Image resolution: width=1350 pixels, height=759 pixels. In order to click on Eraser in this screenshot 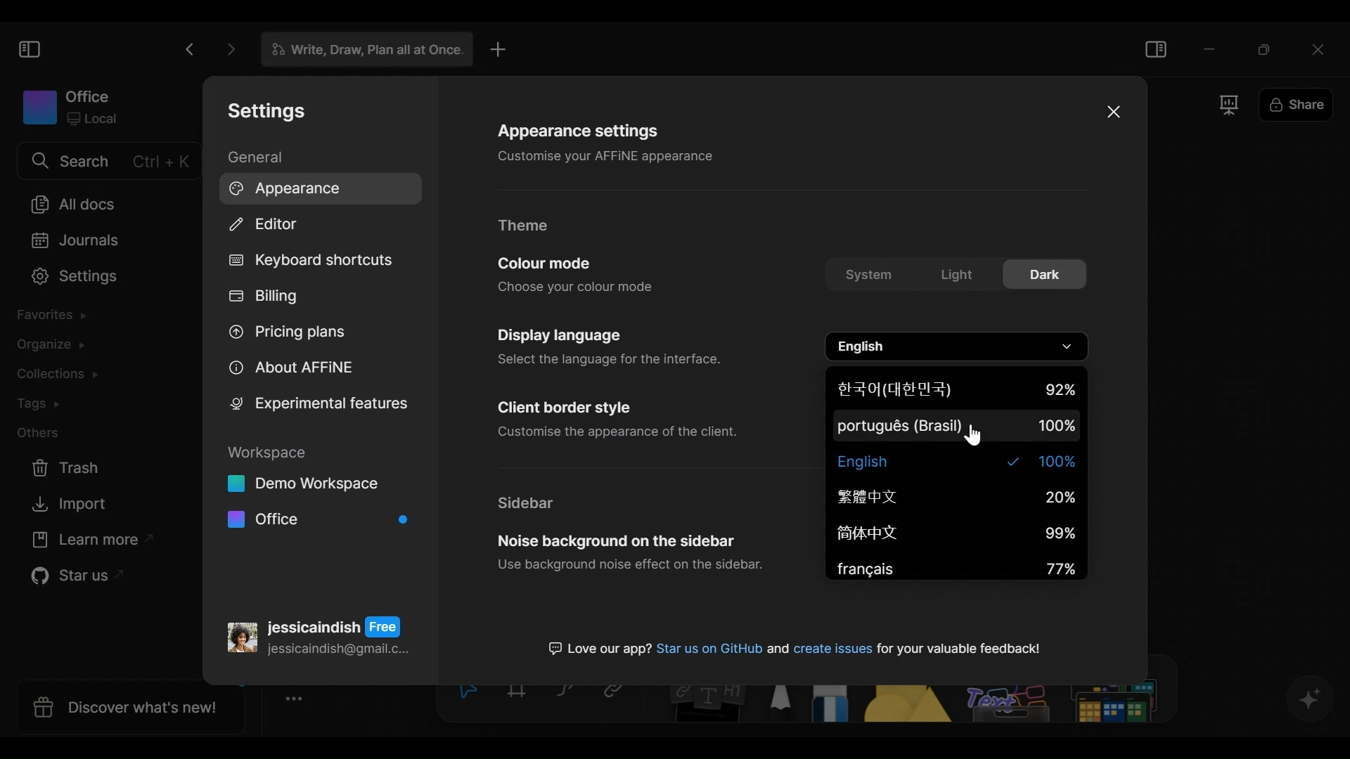, I will do `click(833, 706)`.